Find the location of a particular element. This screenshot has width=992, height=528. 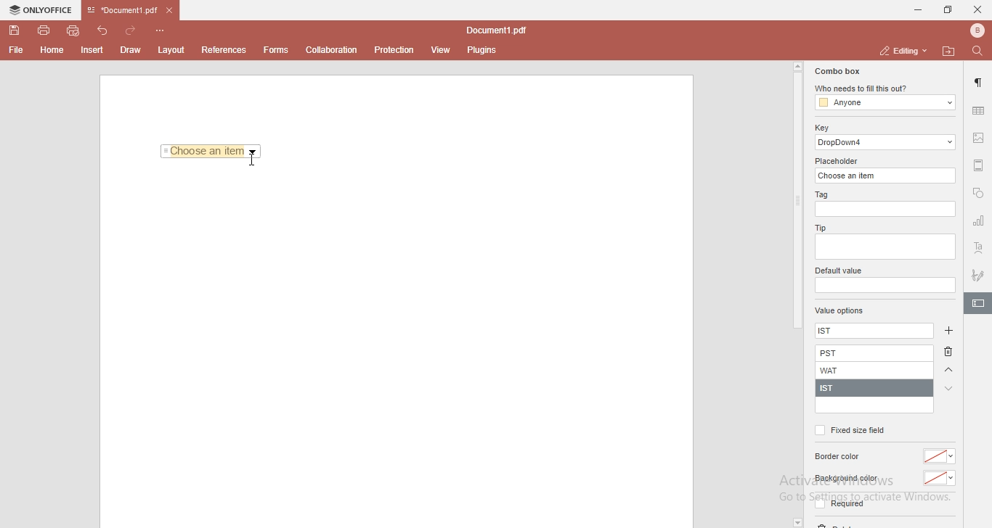

close is located at coordinates (977, 9).